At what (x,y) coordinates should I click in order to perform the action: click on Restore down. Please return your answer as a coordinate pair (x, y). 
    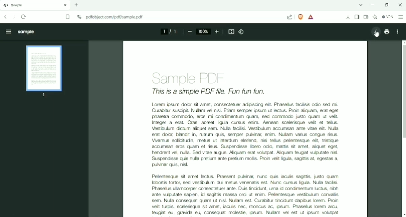
    Looking at the image, I should click on (387, 5).